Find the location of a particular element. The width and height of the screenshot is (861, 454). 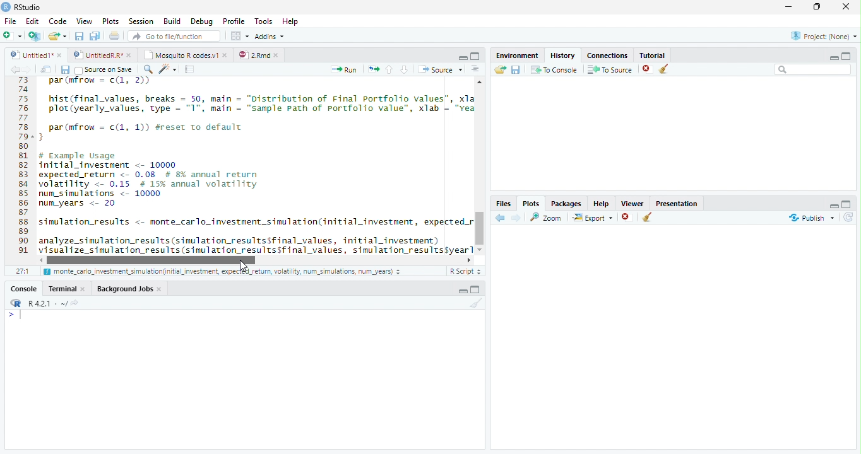

Console is located at coordinates (244, 379).